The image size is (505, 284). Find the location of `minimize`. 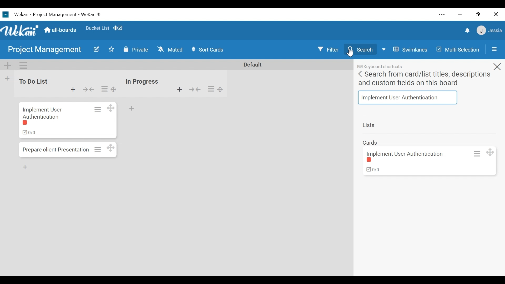

minimize is located at coordinates (461, 14).